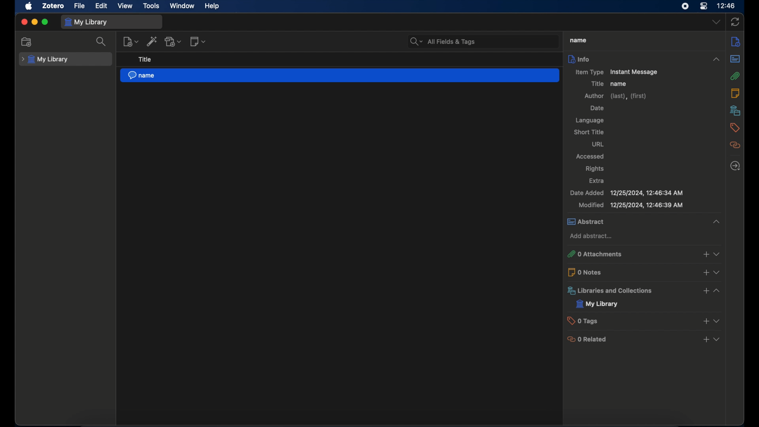 This screenshot has height=427, width=759. Describe the element at coordinates (627, 193) in the screenshot. I see `date added` at that location.